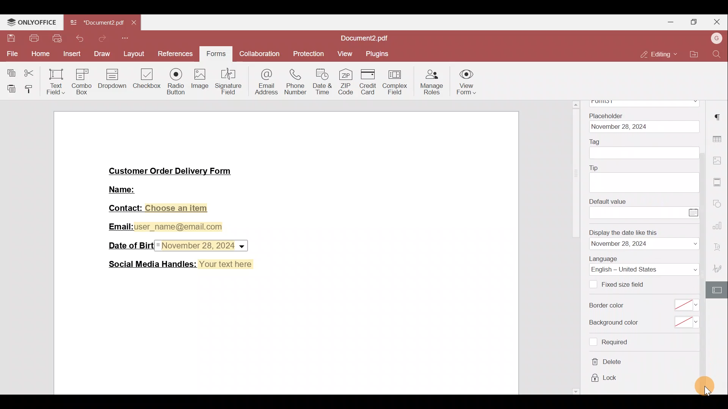 This screenshot has height=409, width=728. I want to click on Minimise, so click(670, 23).